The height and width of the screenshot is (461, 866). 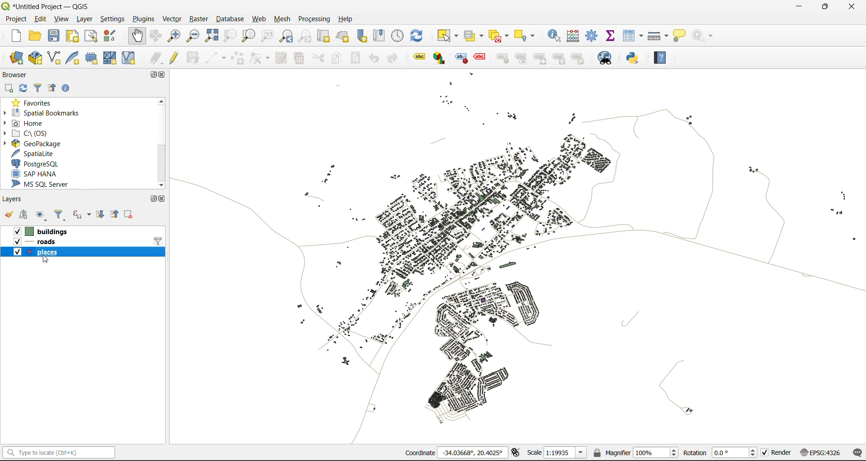 What do you see at coordinates (398, 35) in the screenshot?
I see `control panel` at bounding box center [398, 35].